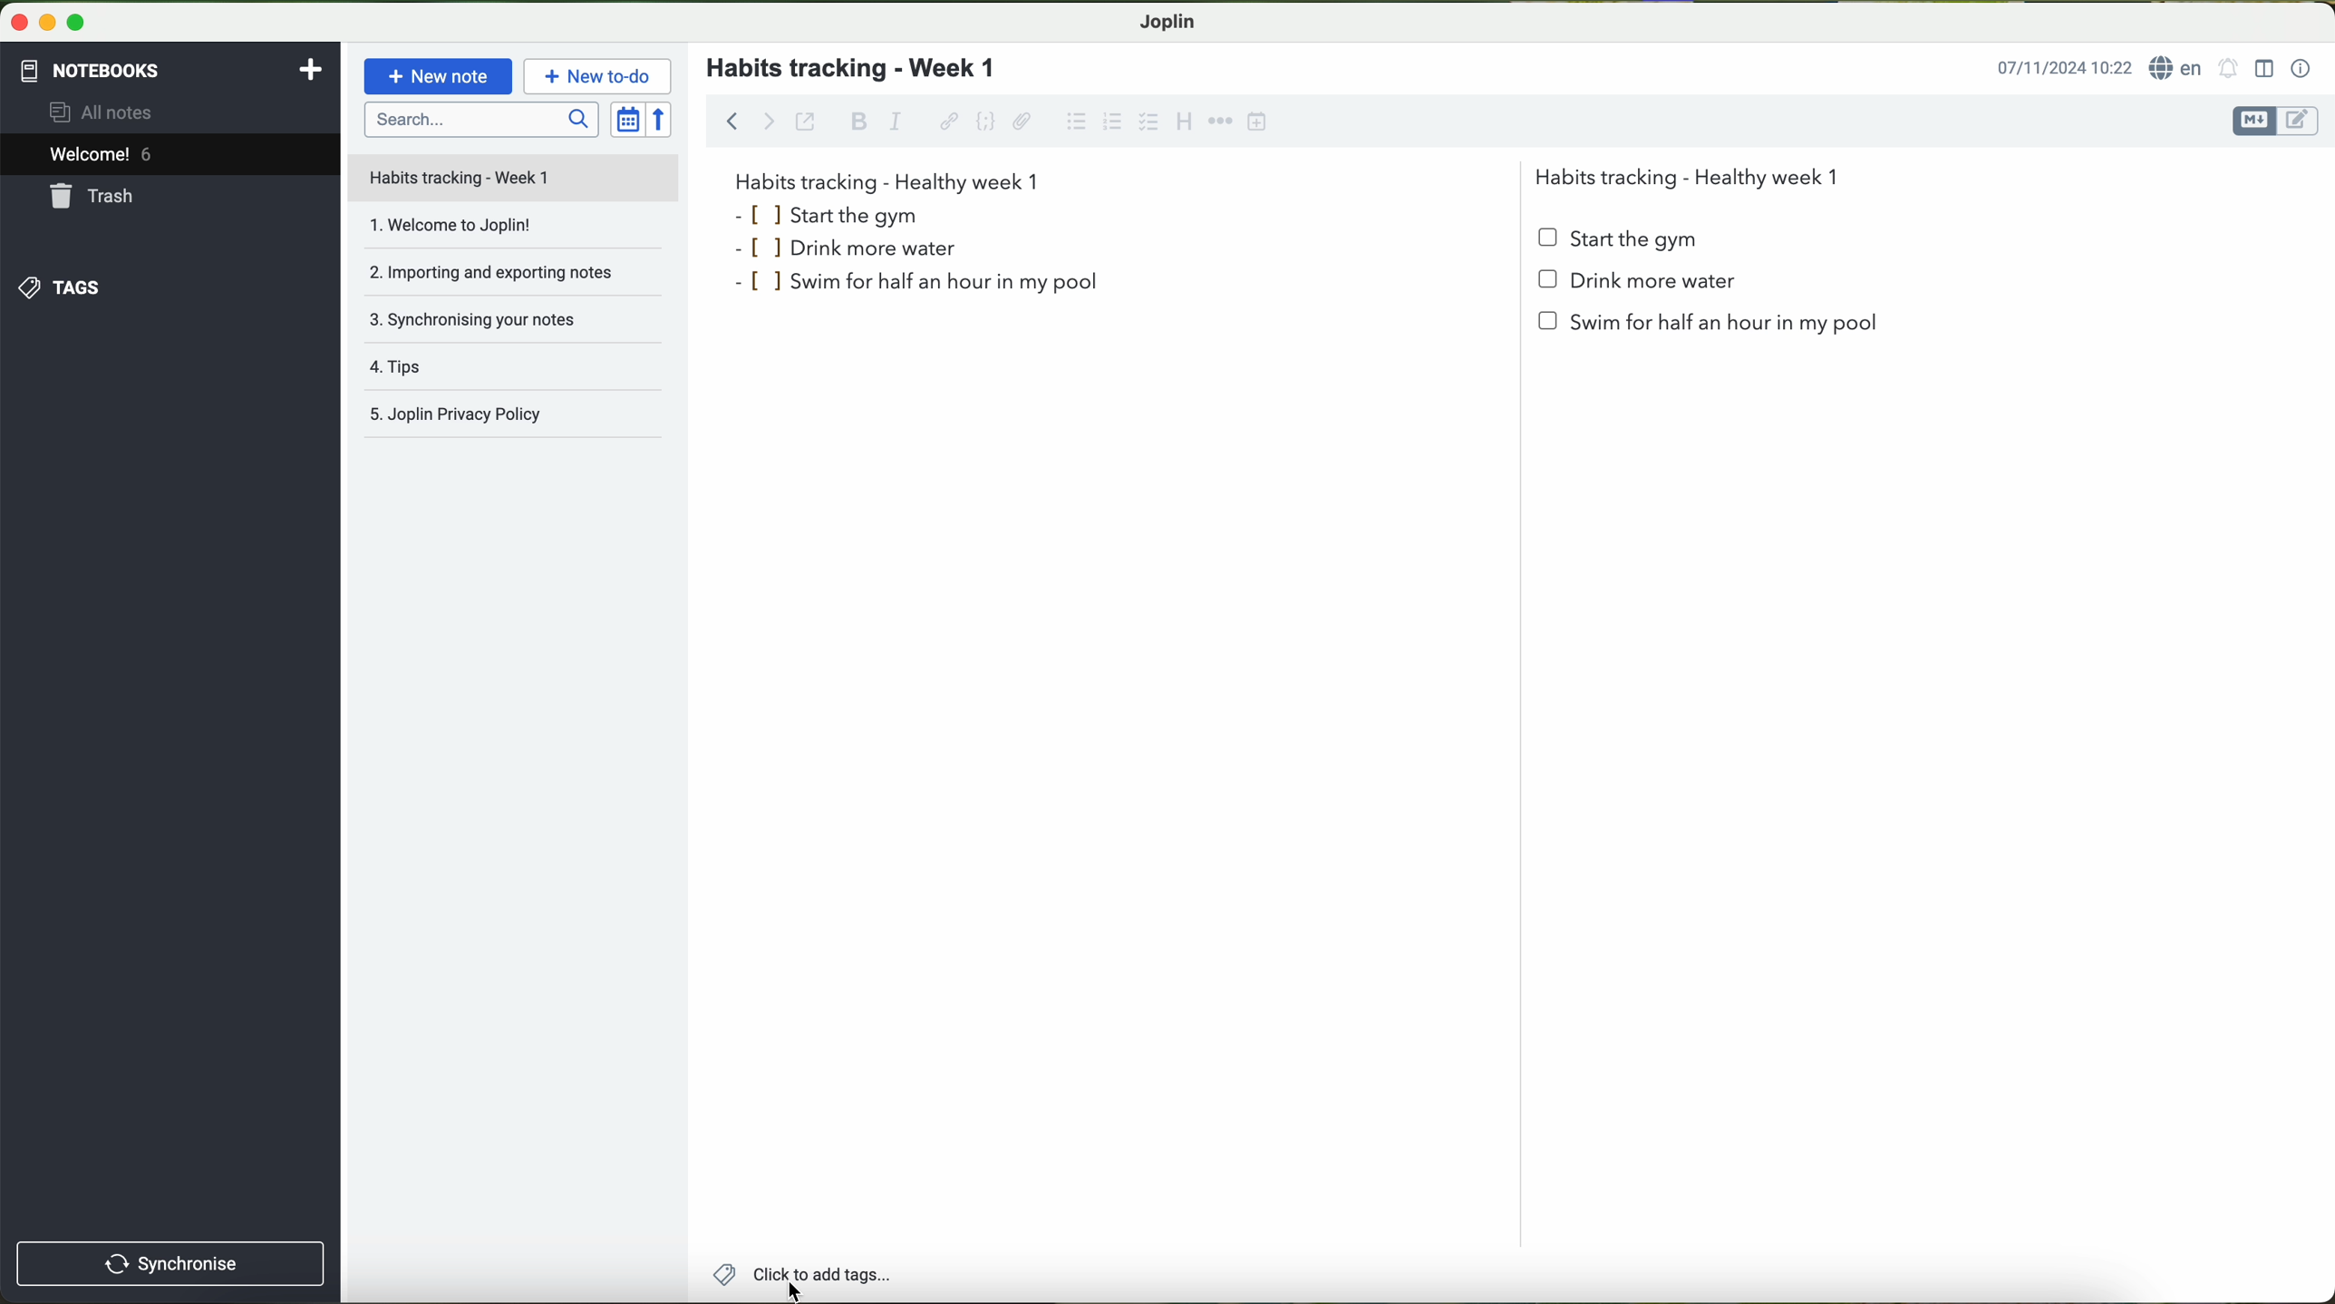 The width and height of the screenshot is (2335, 1304). Describe the element at coordinates (1257, 122) in the screenshot. I see `insert time` at that location.